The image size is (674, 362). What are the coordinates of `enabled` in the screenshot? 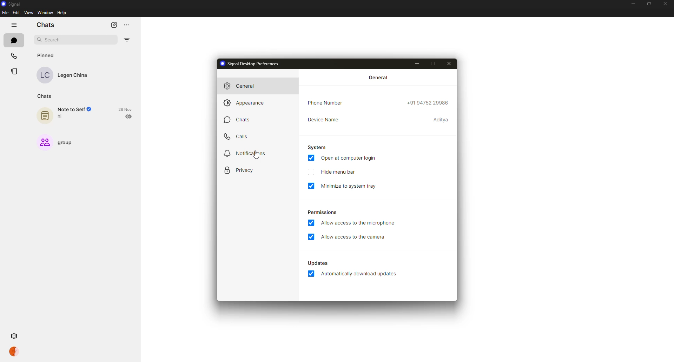 It's located at (310, 273).